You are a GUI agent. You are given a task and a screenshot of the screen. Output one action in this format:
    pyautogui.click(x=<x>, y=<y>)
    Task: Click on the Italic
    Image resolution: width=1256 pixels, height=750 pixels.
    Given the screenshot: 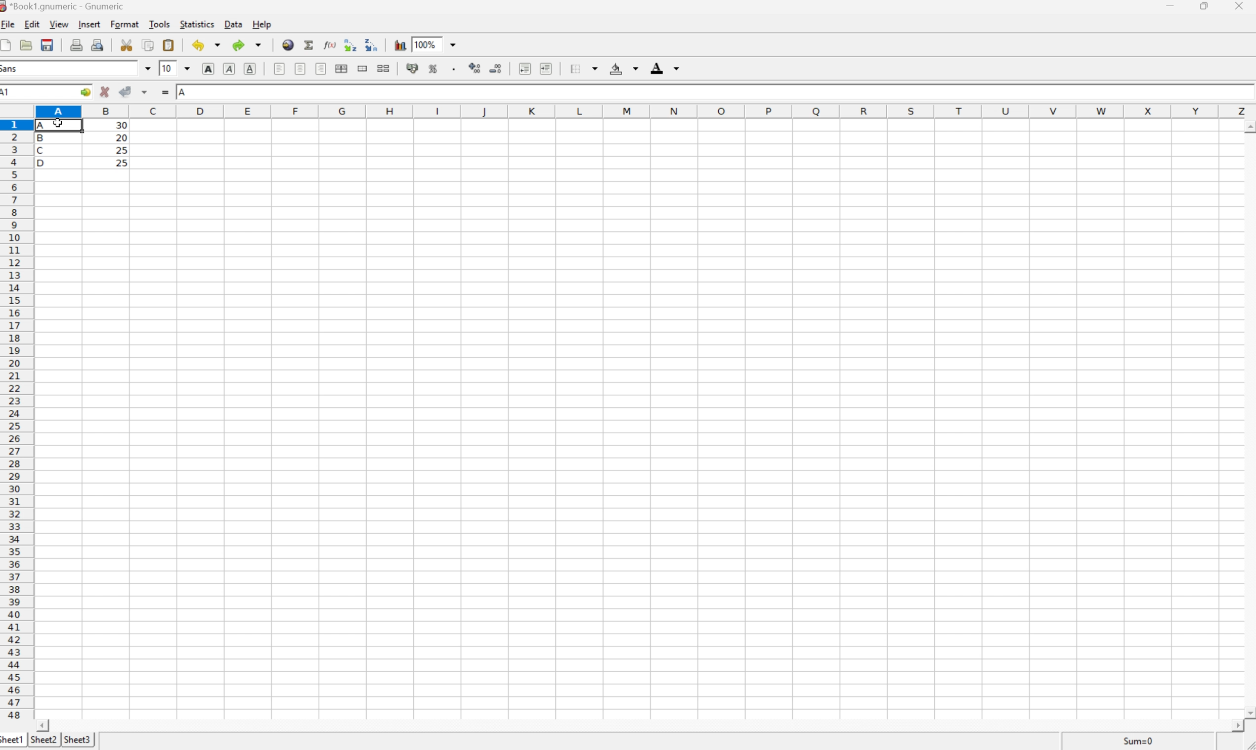 What is the action you would take?
    pyautogui.click(x=229, y=68)
    